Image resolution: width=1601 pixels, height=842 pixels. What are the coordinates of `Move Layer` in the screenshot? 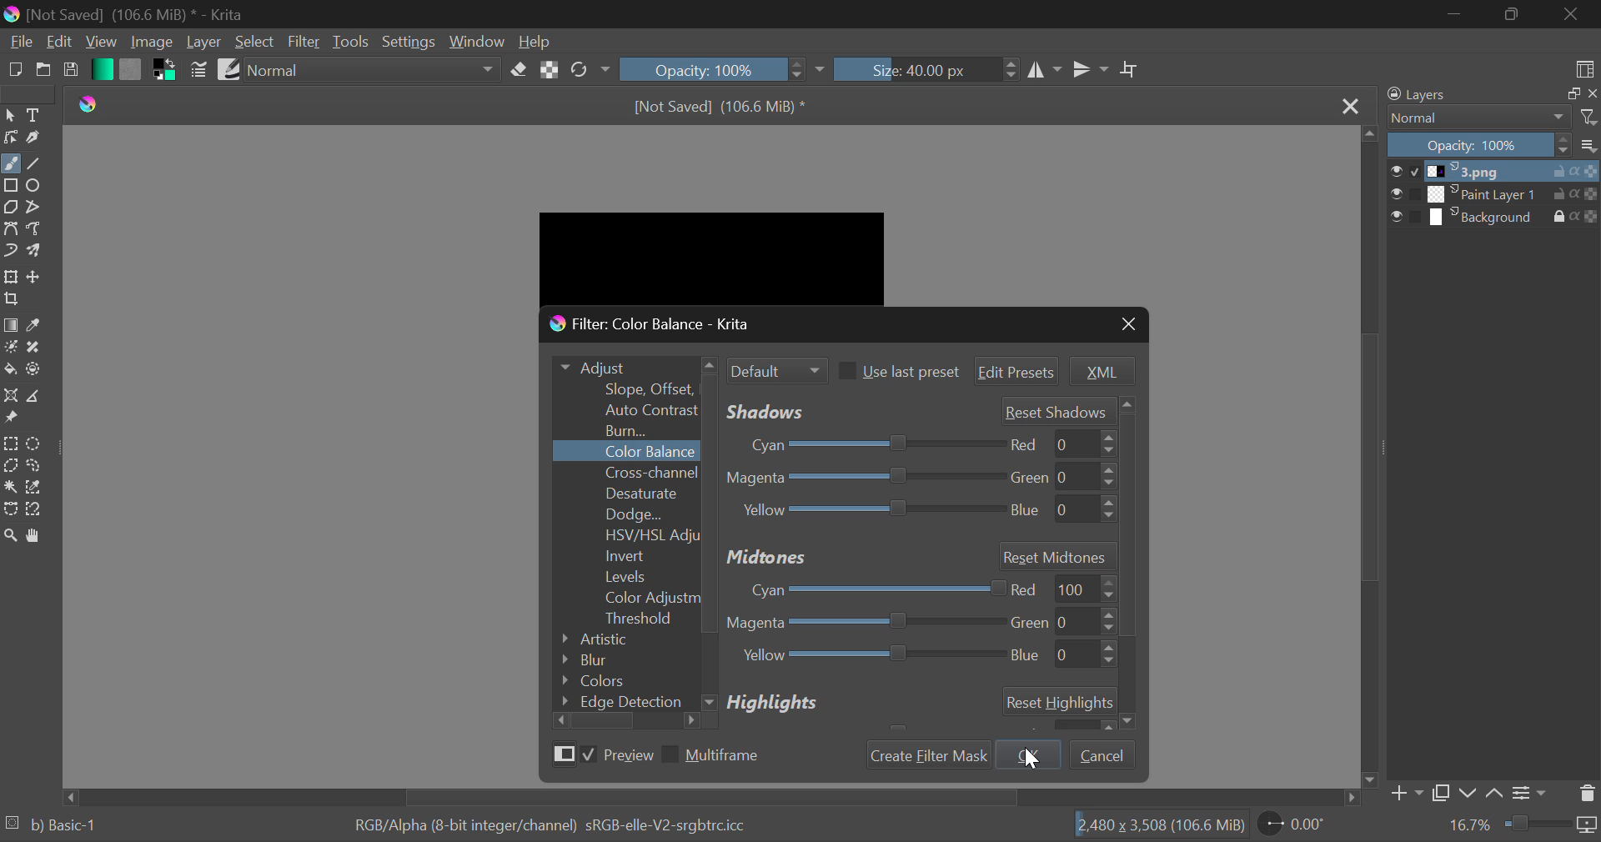 It's located at (38, 278).